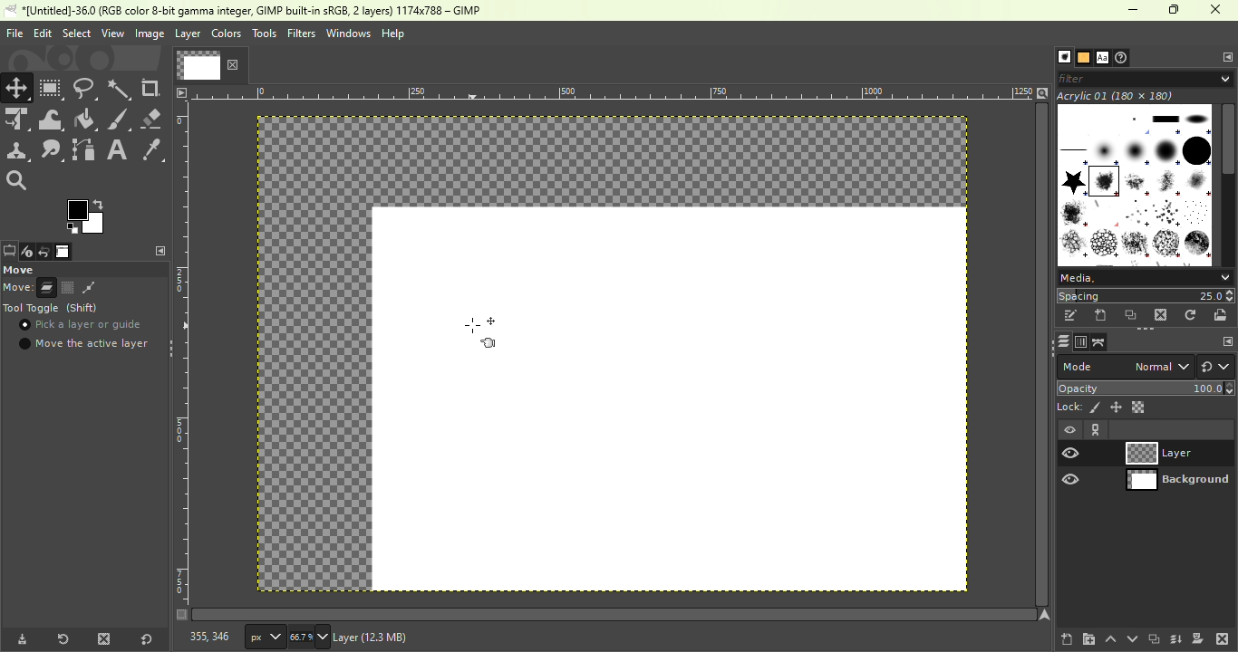  What do you see at coordinates (86, 87) in the screenshot?
I see `Free select tool` at bounding box center [86, 87].